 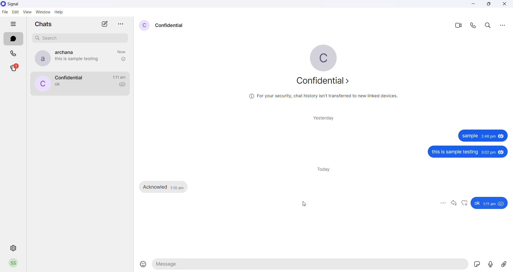 I want to click on 3:02 pm, so click(x=488, y=153).